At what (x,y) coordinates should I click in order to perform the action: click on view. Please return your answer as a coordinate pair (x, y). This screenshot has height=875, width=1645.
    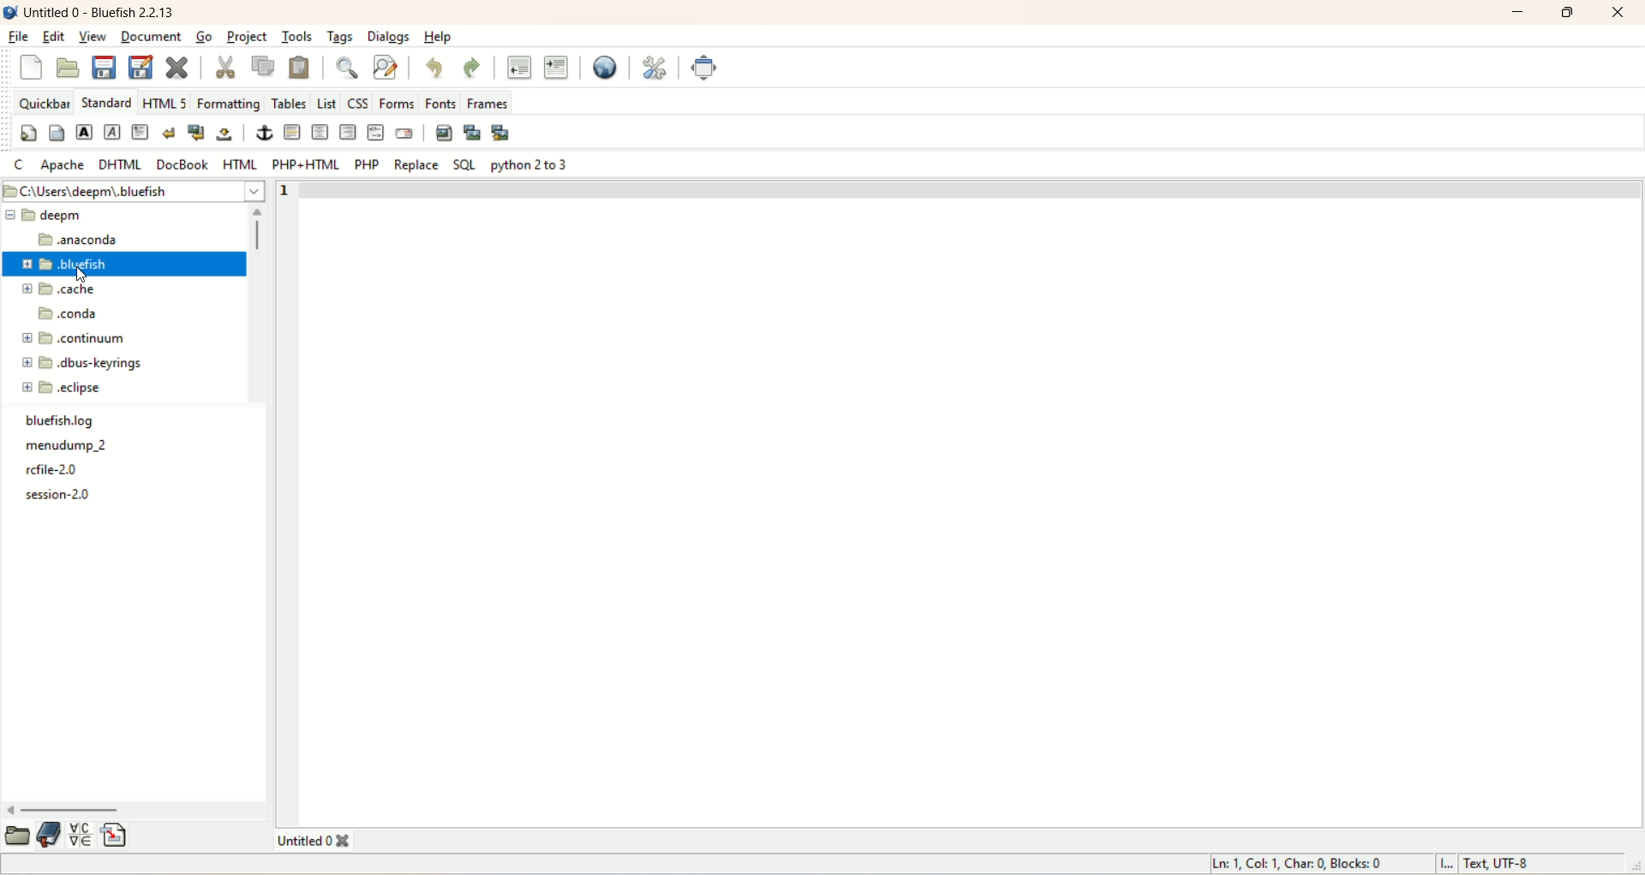
    Looking at the image, I should click on (95, 37).